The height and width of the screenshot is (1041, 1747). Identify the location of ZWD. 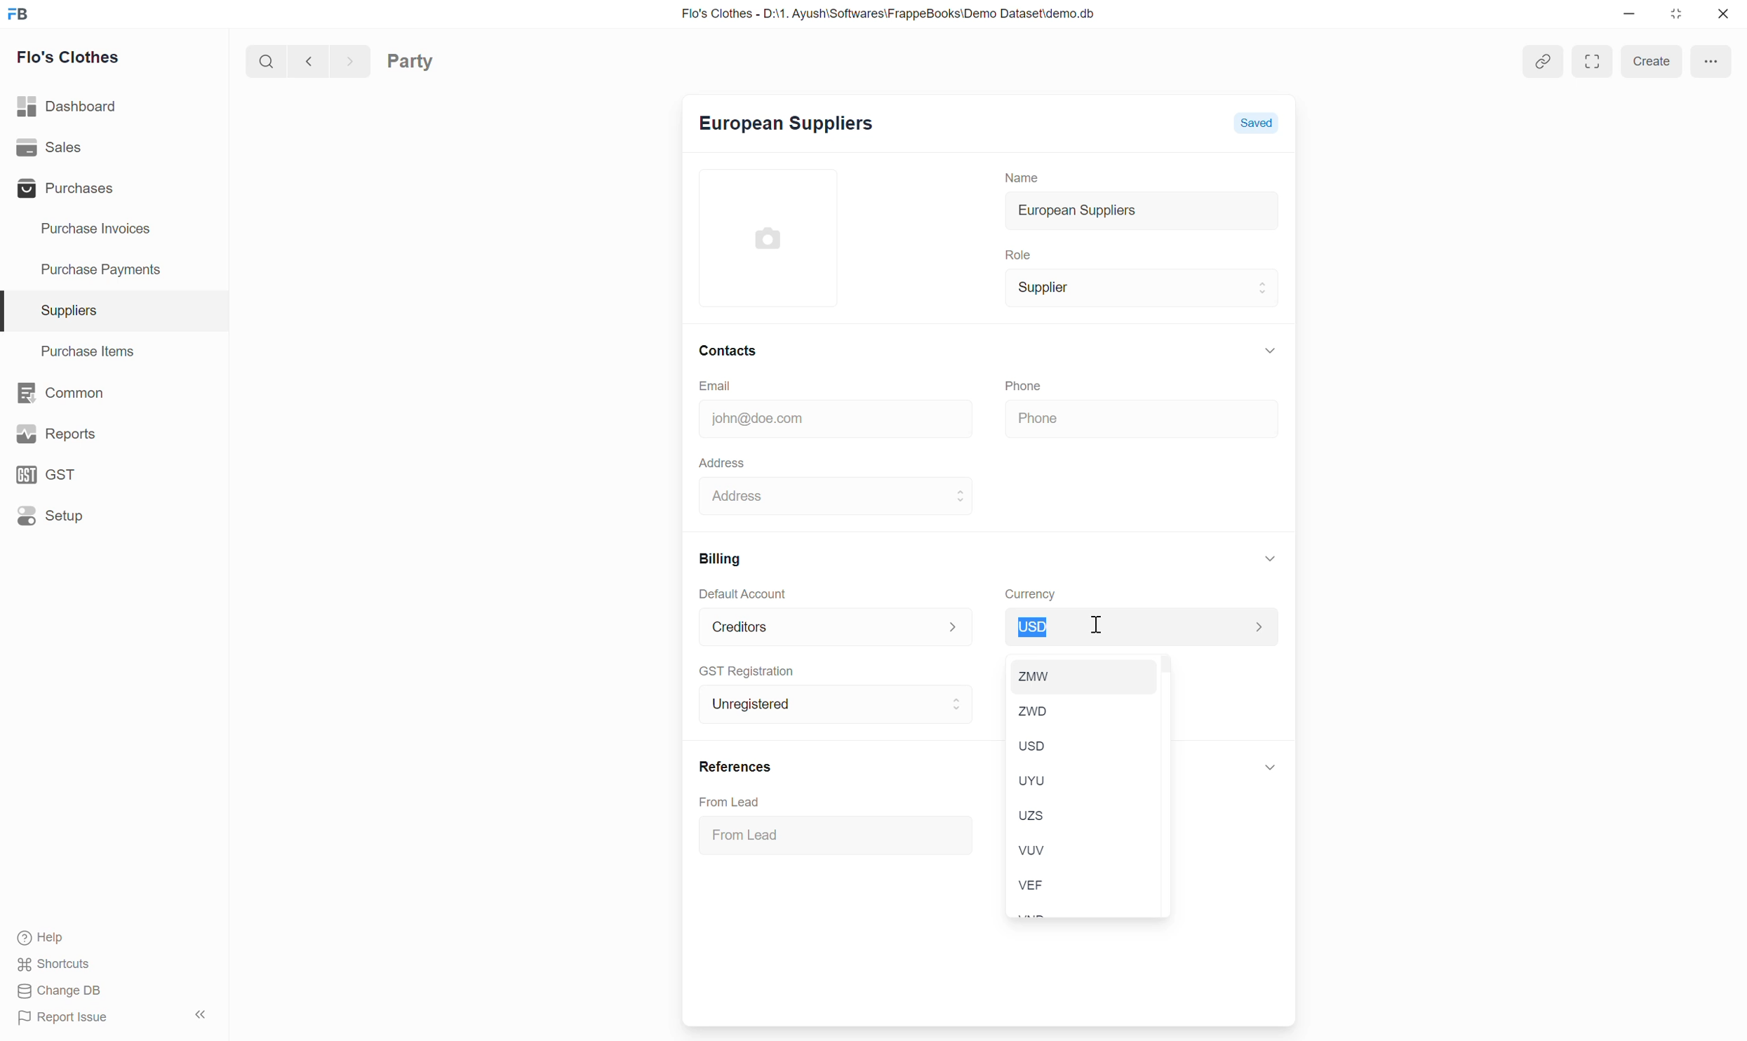
(1040, 711).